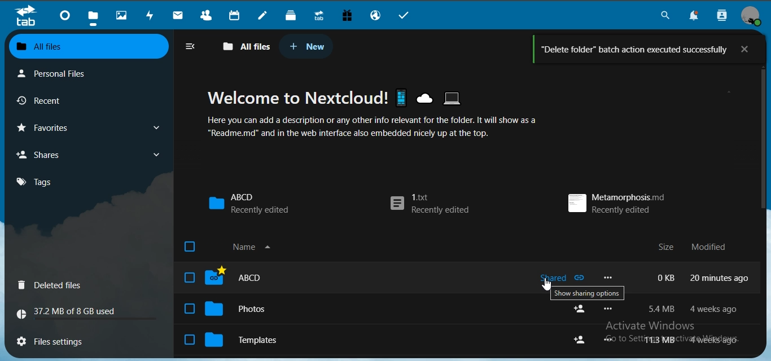 This screenshot has height=361, width=771. Describe the element at coordinates (667, 277) in the screenshot. I see `0 kb` at that location.